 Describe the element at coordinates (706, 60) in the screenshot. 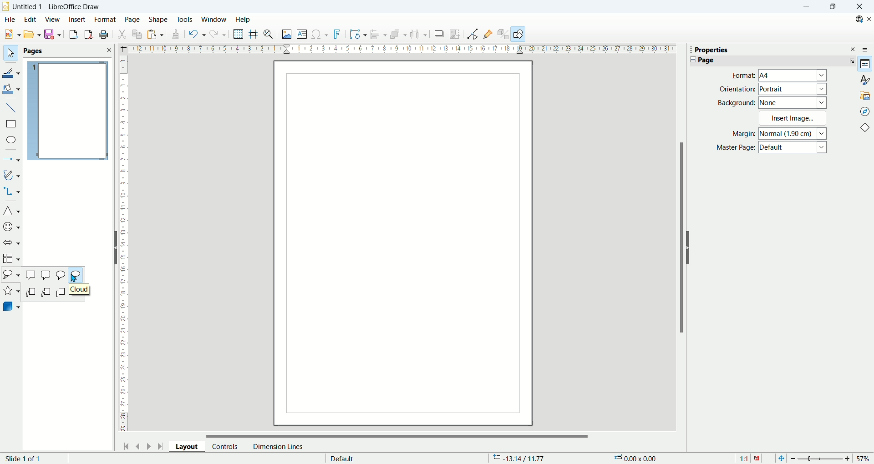

I see `Page` at that location.